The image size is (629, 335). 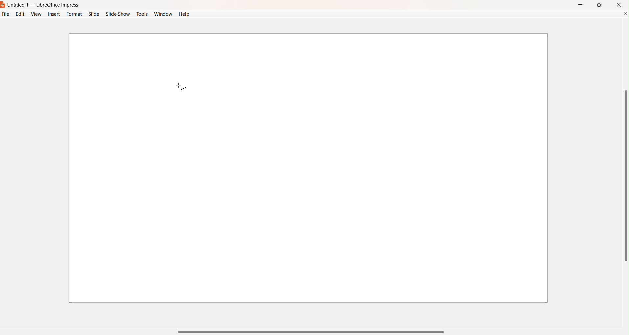 What do you see at coordinates (176, 85) in the screenshot?
I see `Line Drawer (Cursor)` at bounding box center [176, 85].